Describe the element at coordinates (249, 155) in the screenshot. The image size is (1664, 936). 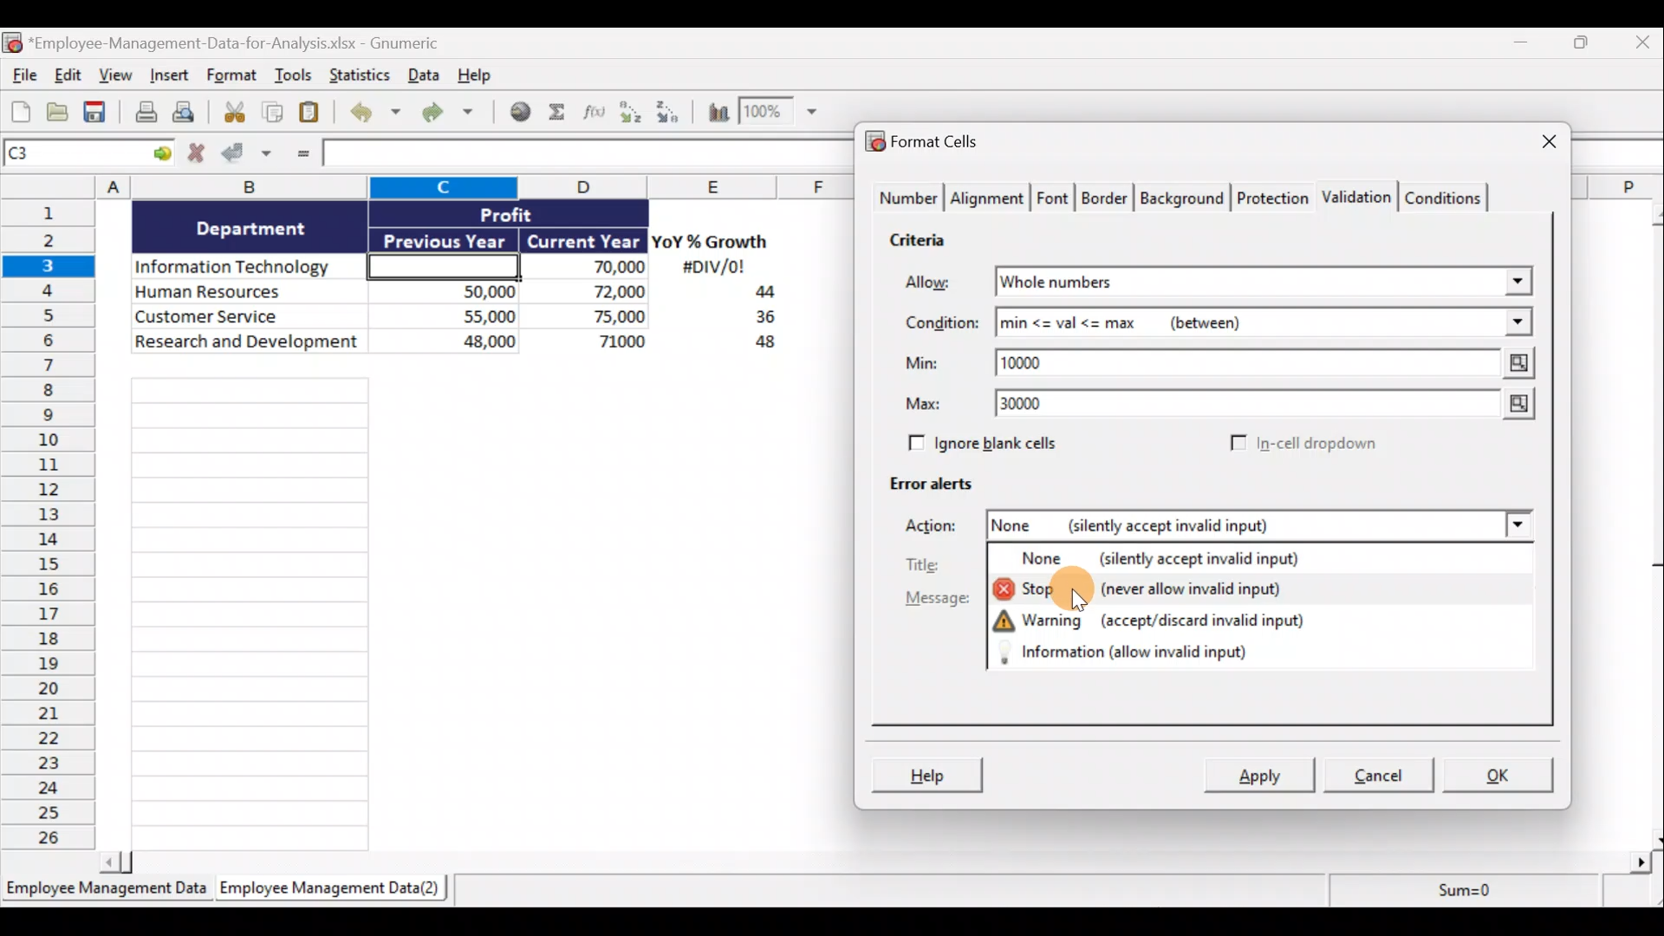
I see `Accept changes` at that location.